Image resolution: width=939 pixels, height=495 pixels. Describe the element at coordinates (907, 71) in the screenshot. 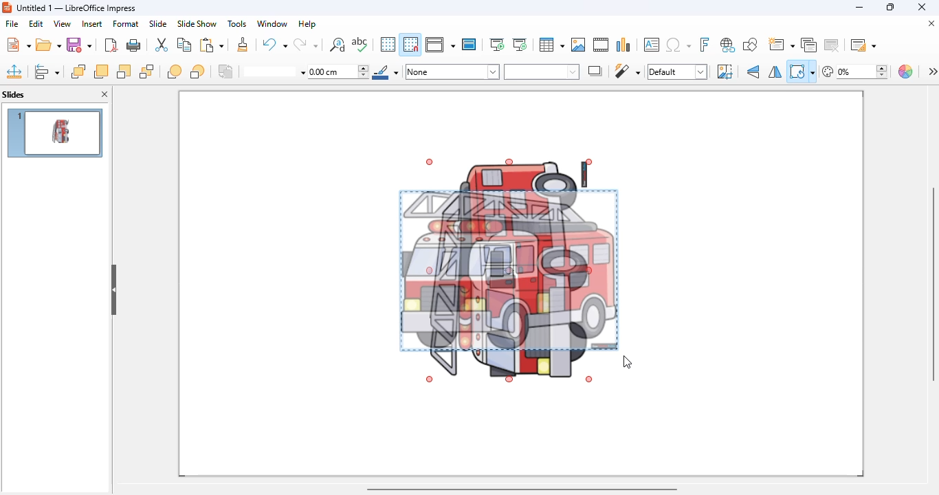

I see `color` at that location.